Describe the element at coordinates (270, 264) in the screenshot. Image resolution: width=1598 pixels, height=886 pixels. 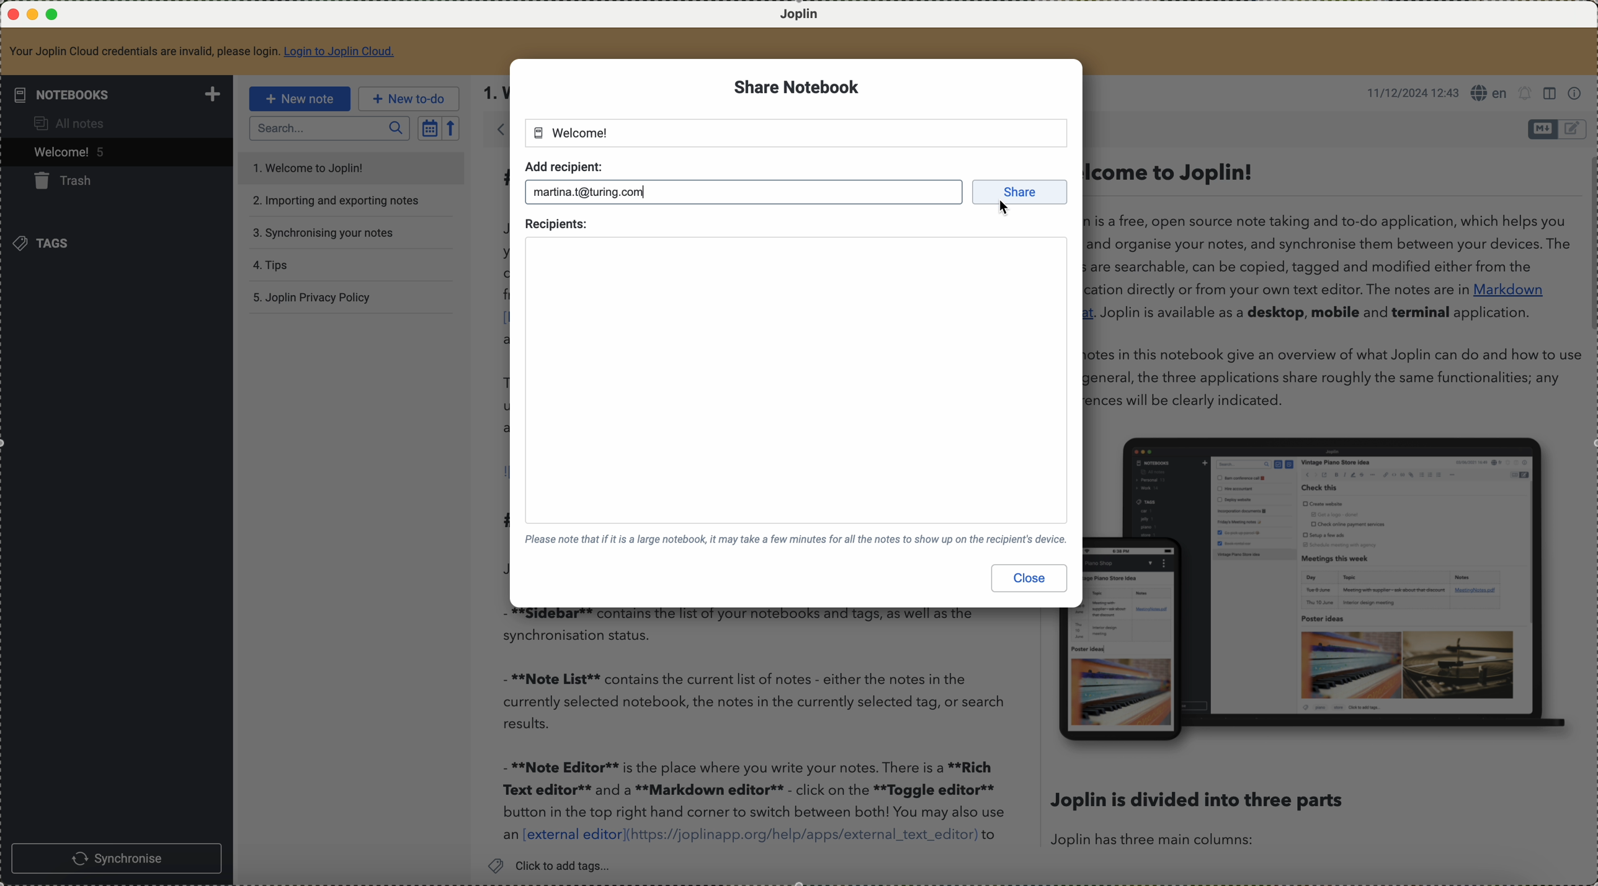
I see `tips` at that location.